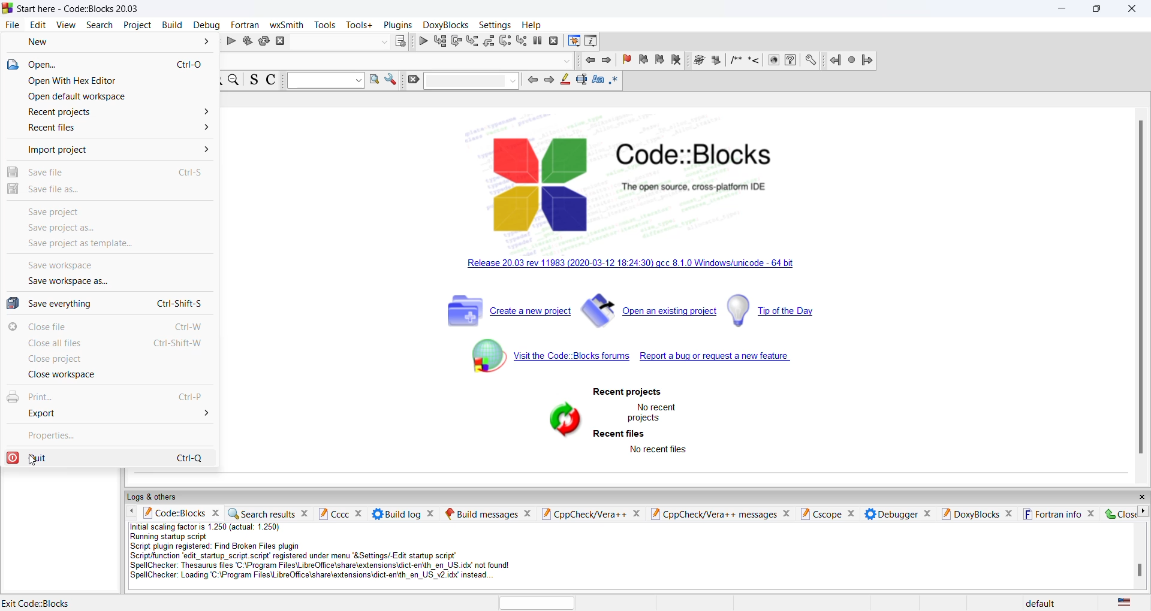  I want to click on Close file, so click(50, 327).